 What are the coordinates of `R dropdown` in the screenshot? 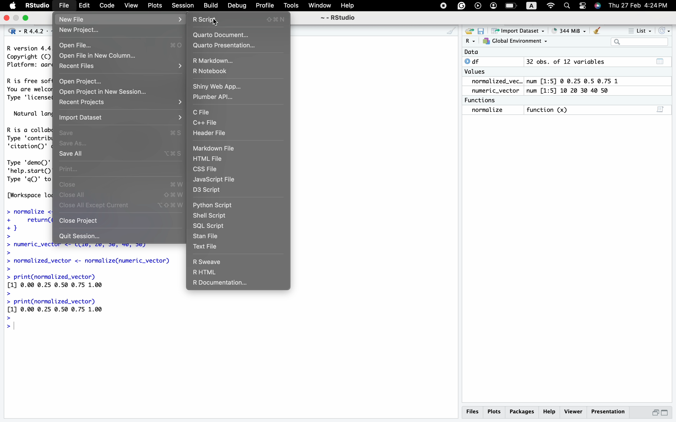 It's located at (472, 41).